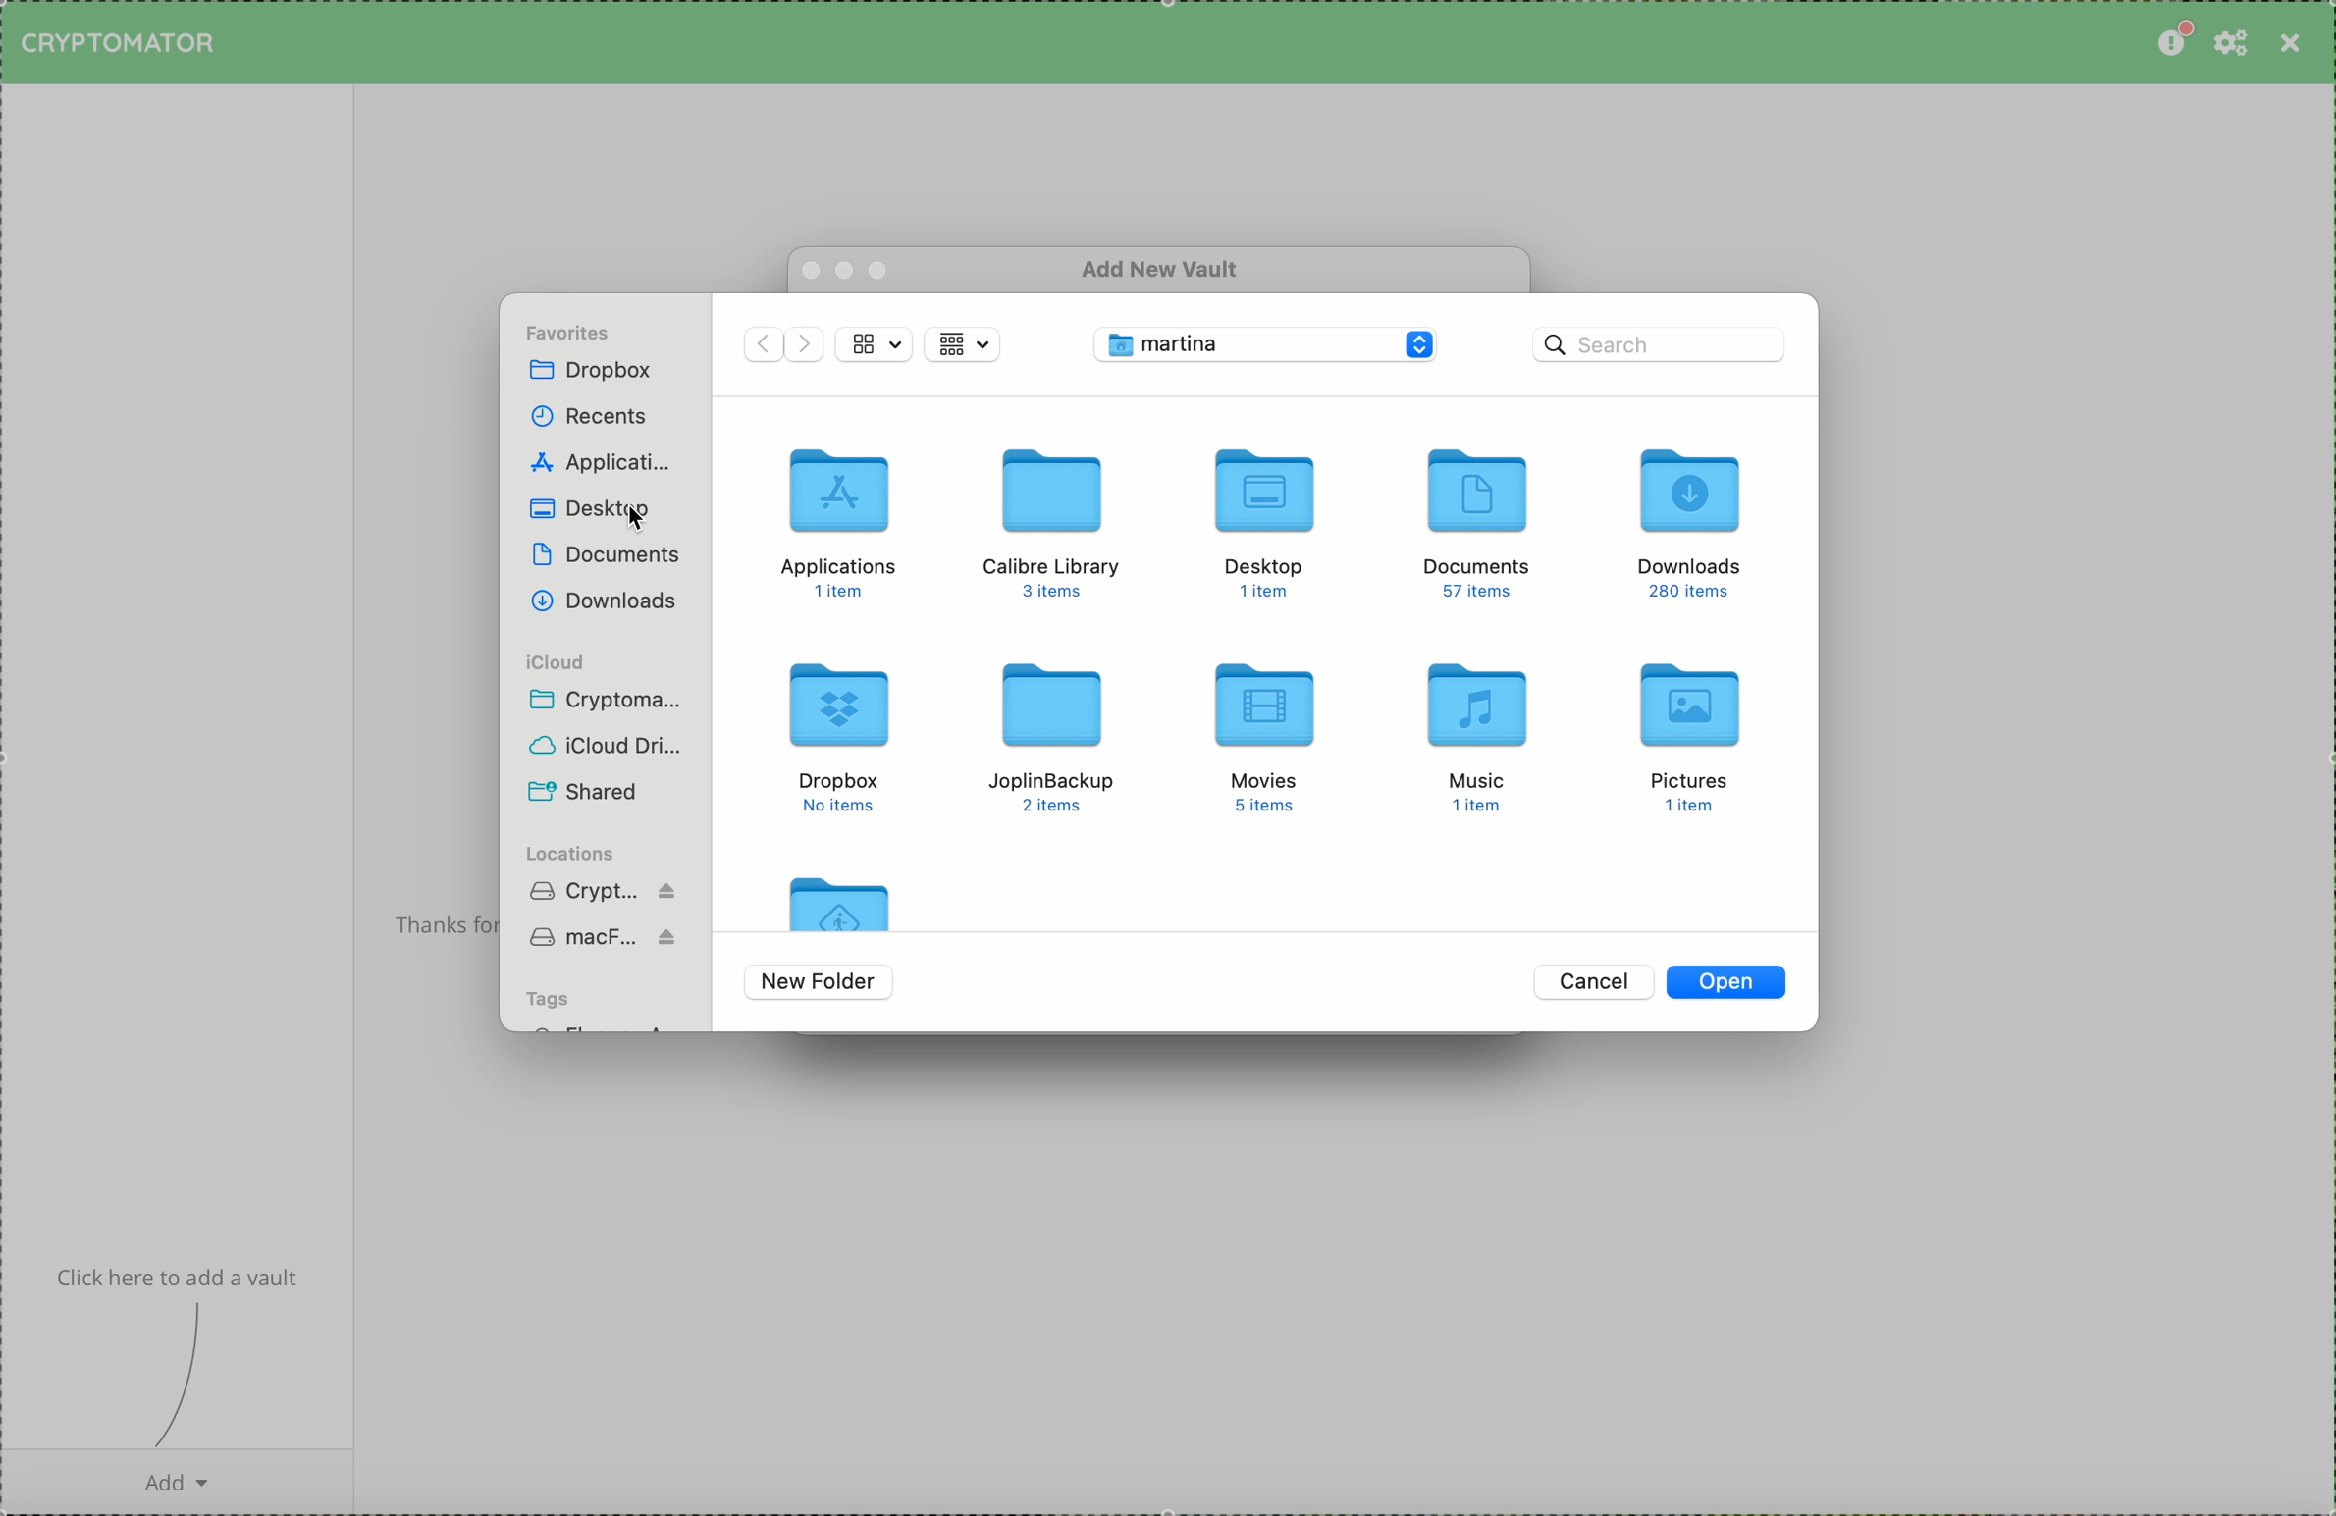 The image size is (2336, 1516). What do you see at coordinates (603, 462) in the screenshot?
I see `applications` at bounding box center [603, 462].